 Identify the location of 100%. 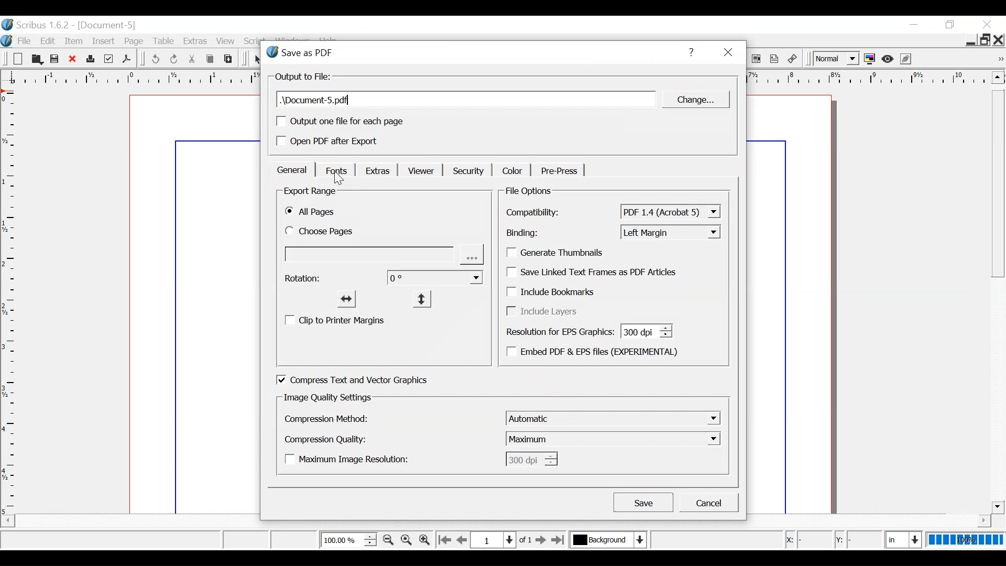
(966, 539).